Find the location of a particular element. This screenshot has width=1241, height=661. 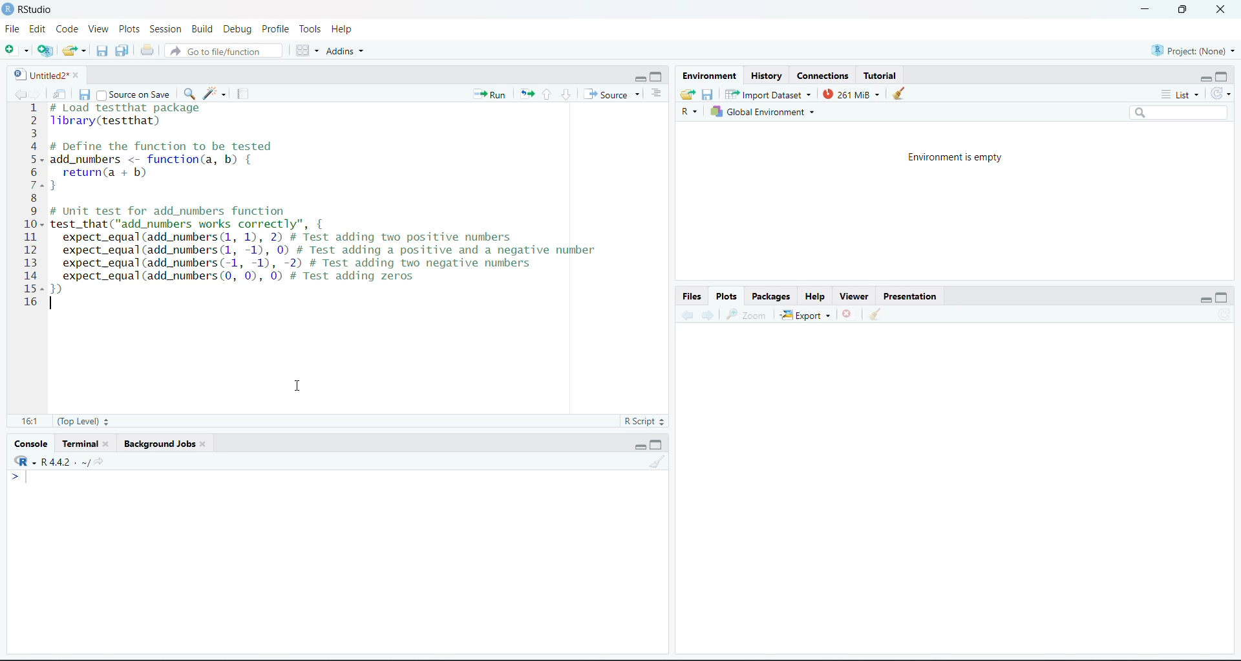

Profile is located at coordinates (274, 28).